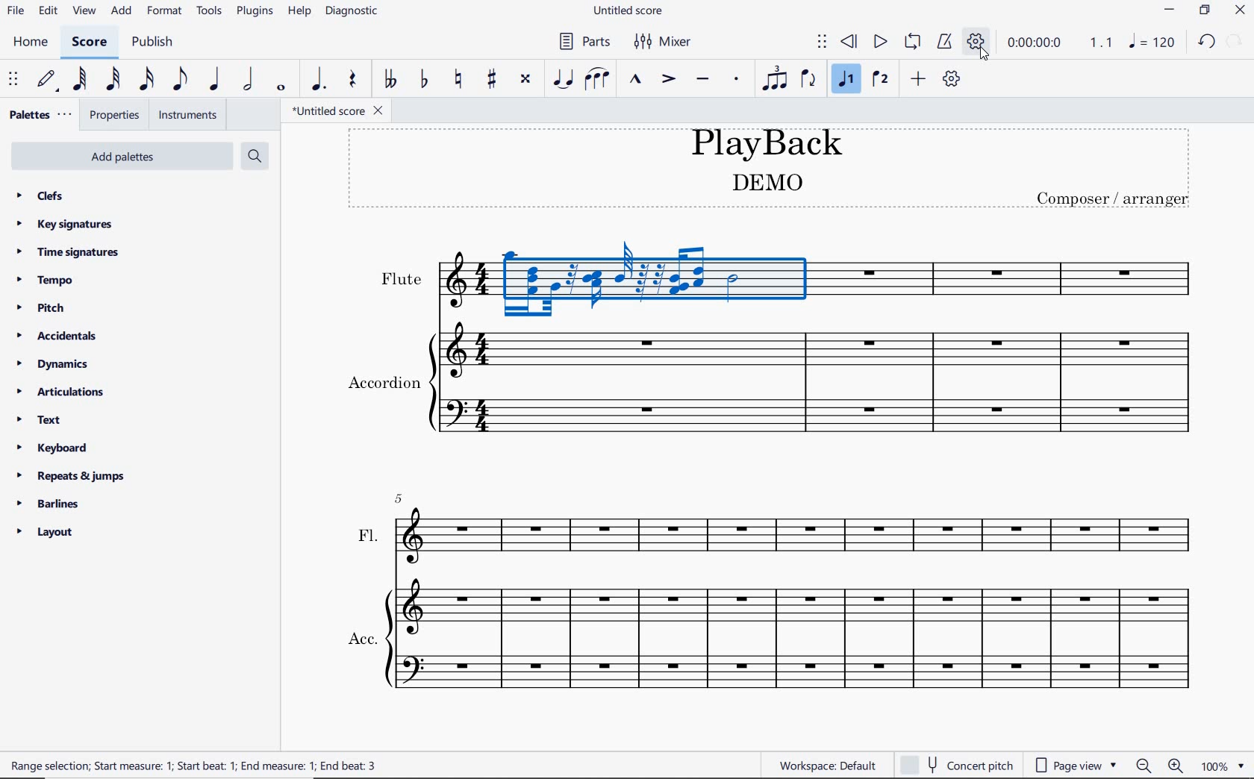 The image size is (1254, 779). Describe the element at coordinates (214, 80) in the screenshot. I see `quarter note` at that location.